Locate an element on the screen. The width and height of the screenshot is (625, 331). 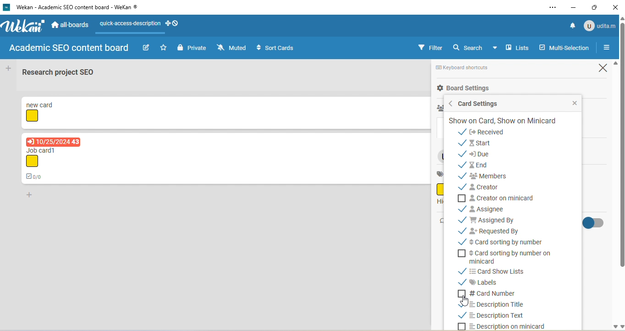
star this board is located at coordinates (164, 48).